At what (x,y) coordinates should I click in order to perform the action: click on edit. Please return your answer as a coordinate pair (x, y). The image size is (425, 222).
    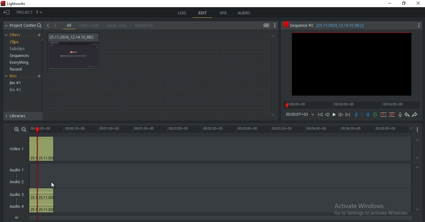
    Looking at the image, I should click on (203, 13).